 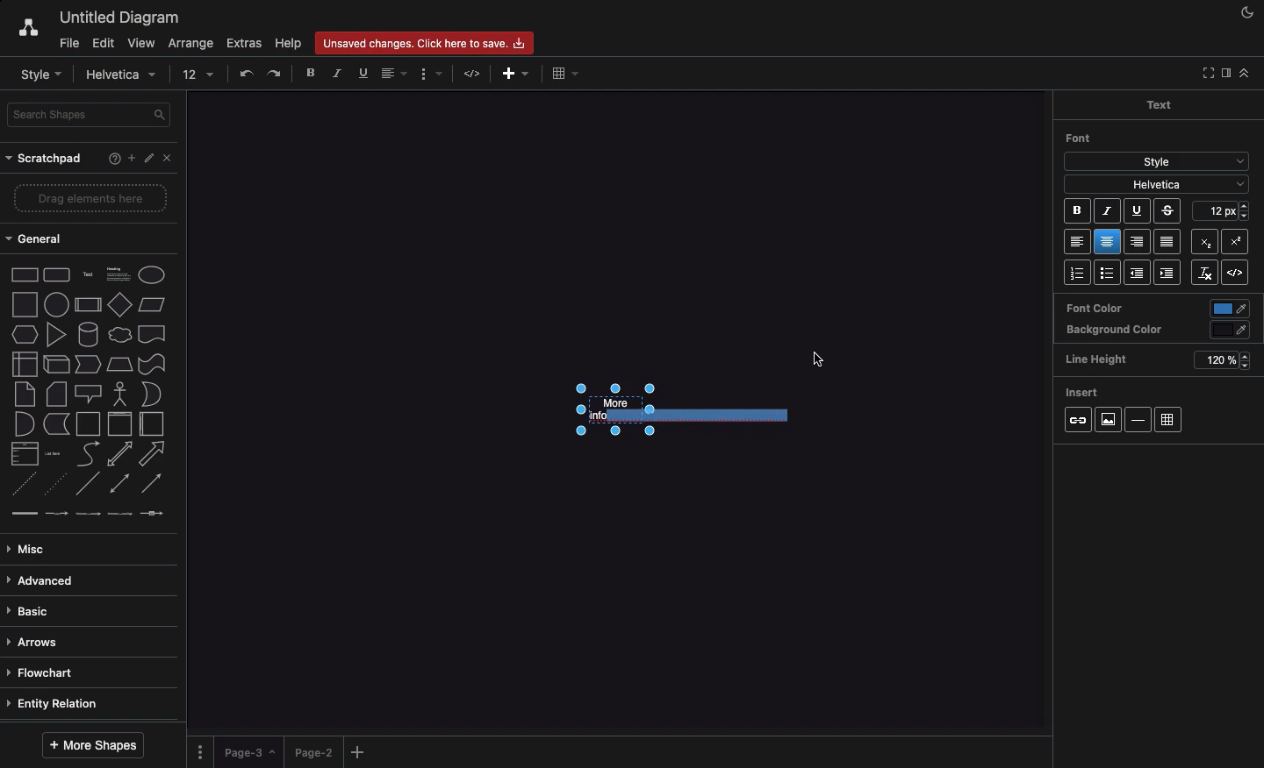 I want to click on Font color, so click(x=1094, y=307).